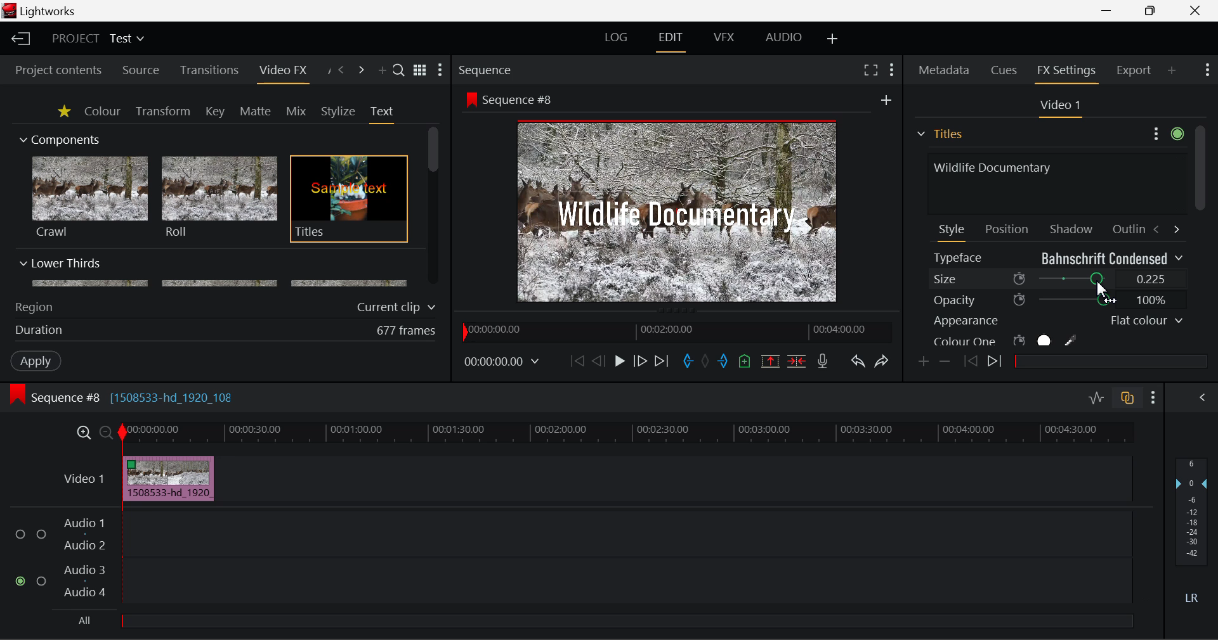 This screenshot has width=1218, height=640. Describe the element at coordinates (676, 329) in the screenshot. I see `Project Timeline Navigator` at that location.